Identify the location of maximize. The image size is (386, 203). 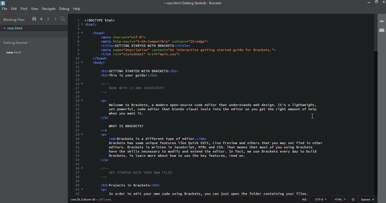
(376, 2).